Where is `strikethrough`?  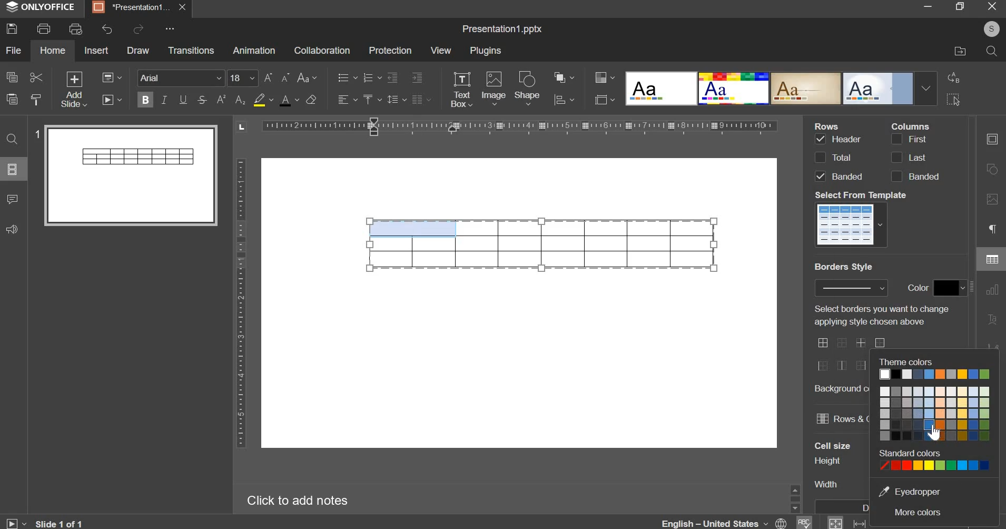 strikethrough is located at coordinates (201, 100).